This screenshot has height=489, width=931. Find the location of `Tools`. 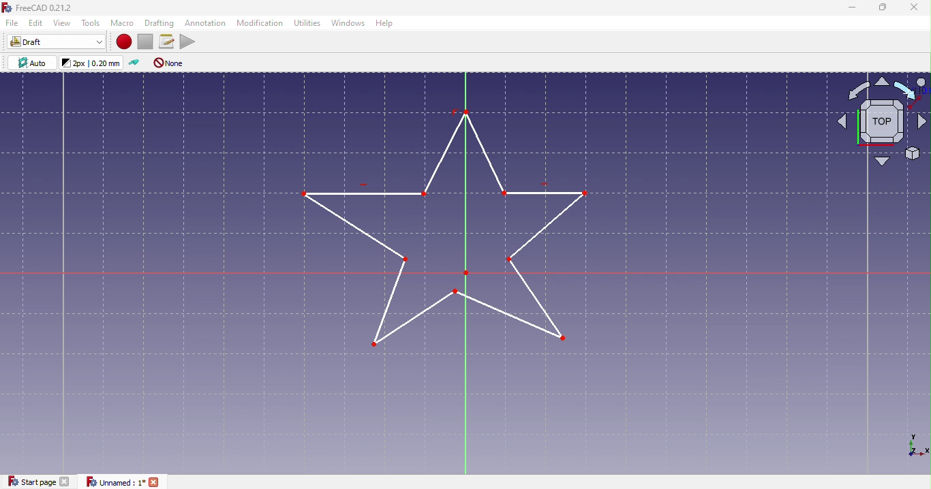

Tools is located at coordinates (93, 22).